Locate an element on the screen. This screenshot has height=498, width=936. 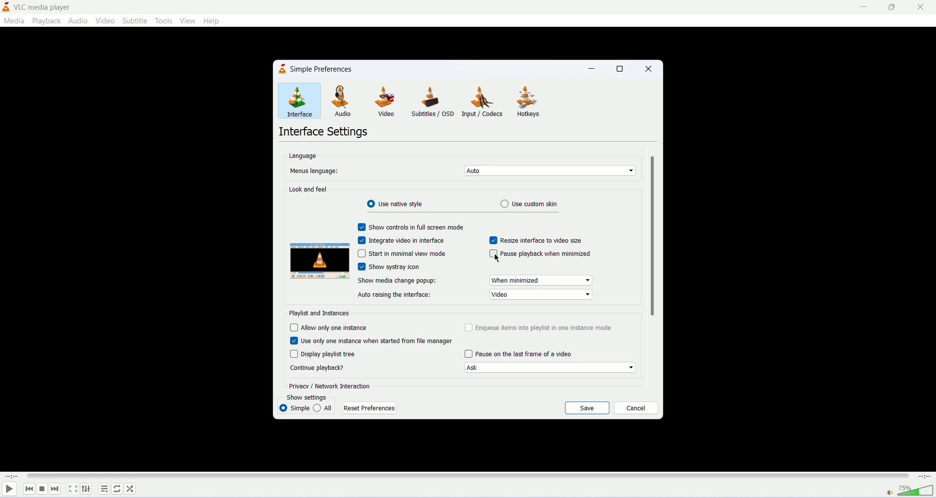
all is located at coordinates (324, 408).